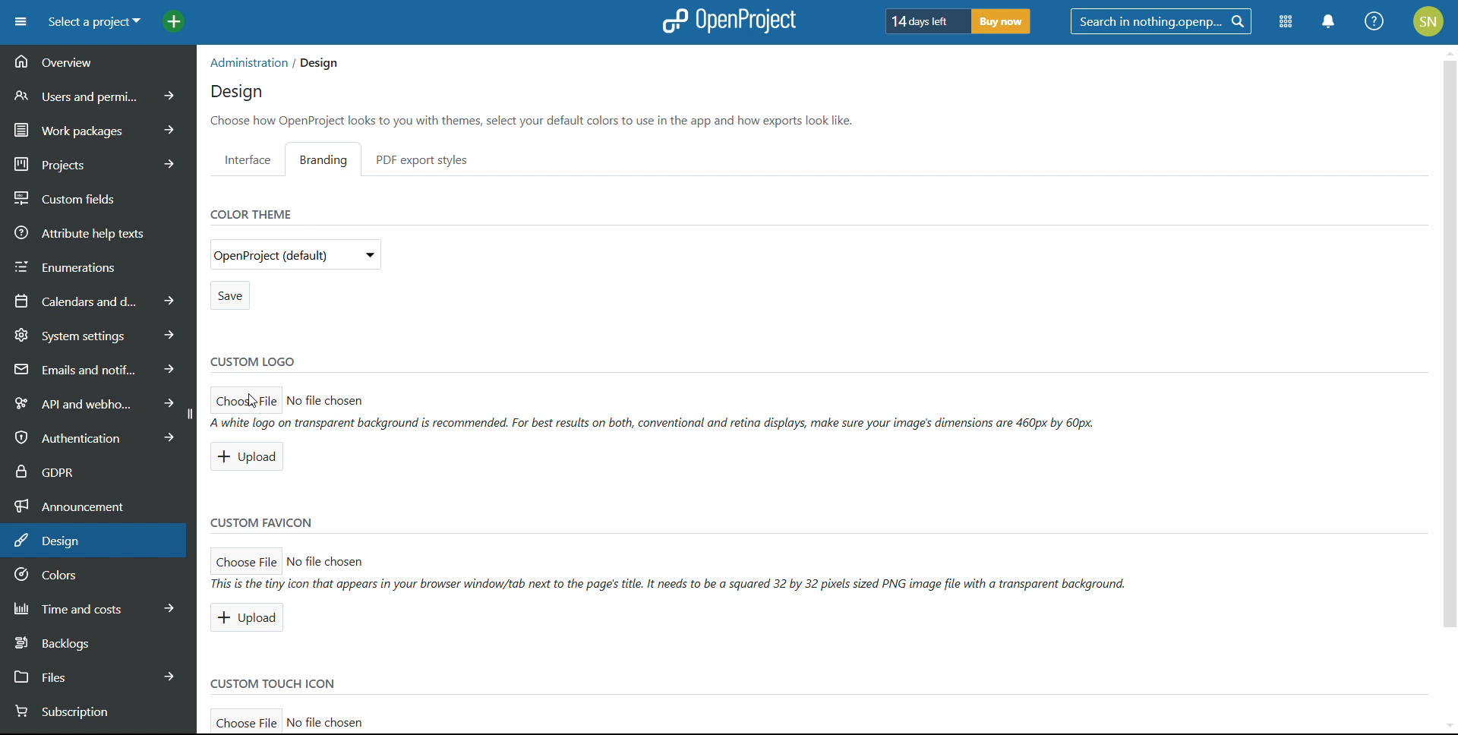 The width and height of the screenshot is (1458, 735). Describe the element at coordinates (96, 576) in the screenshot. I see `colors` at that location.